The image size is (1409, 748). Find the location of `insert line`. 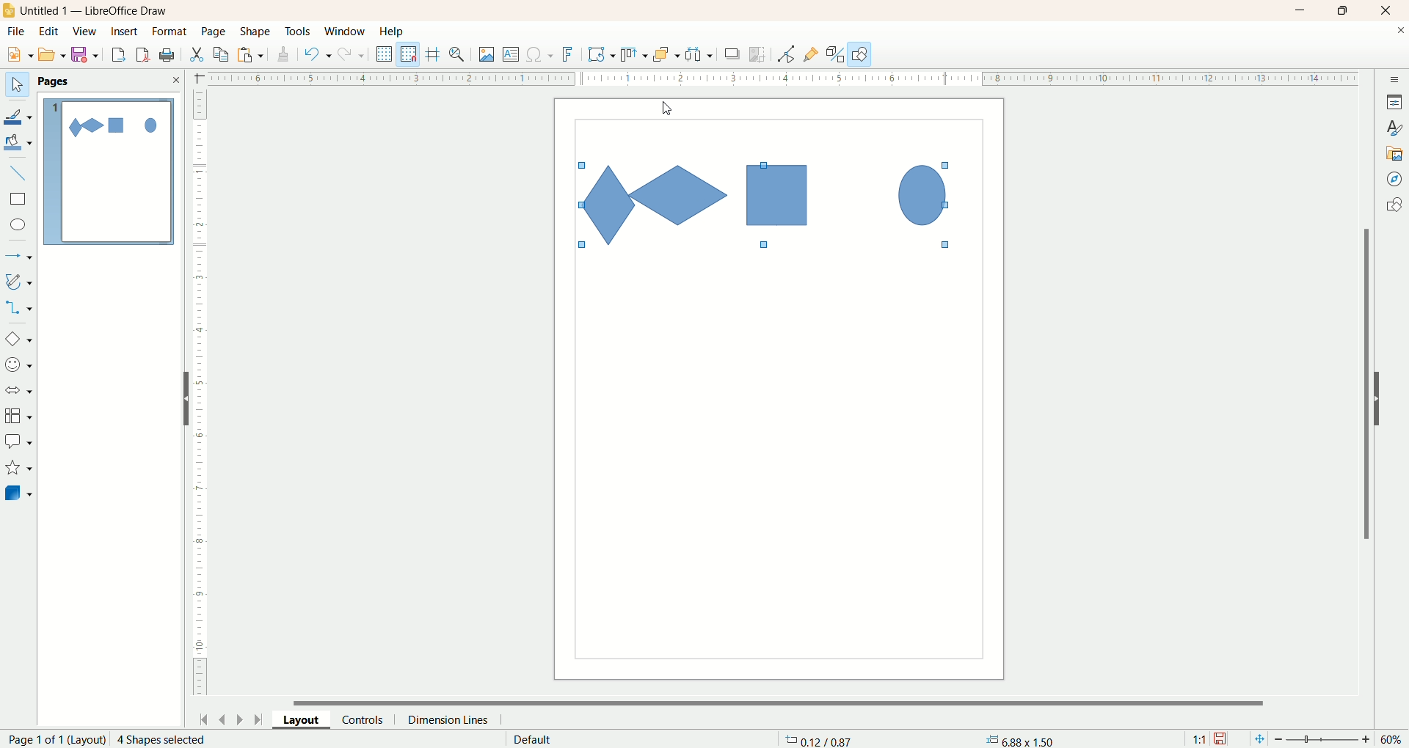

insert line is located at coordinates (21, 174).